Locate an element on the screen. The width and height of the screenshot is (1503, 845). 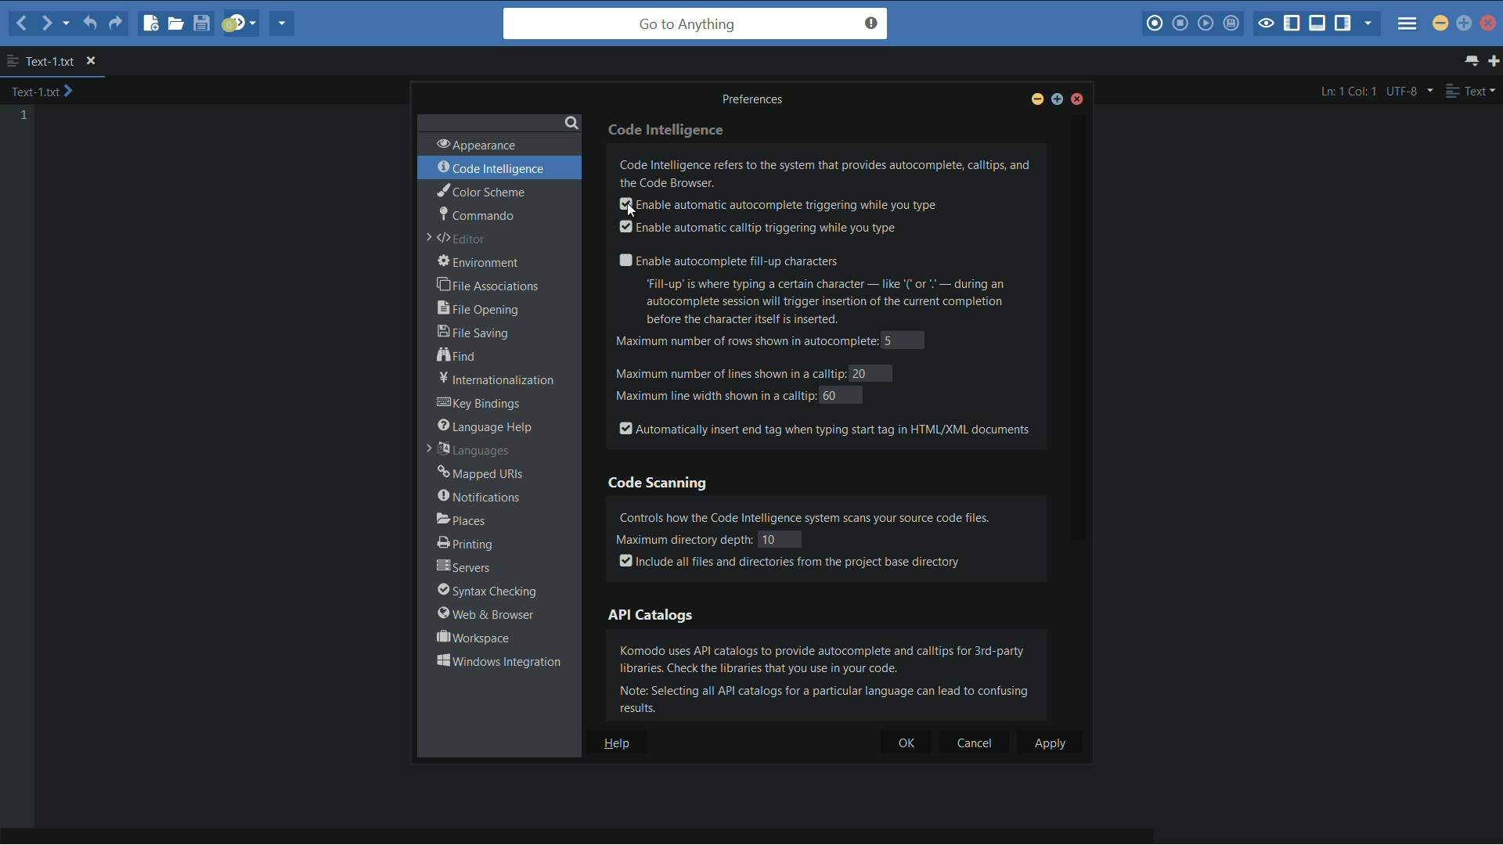
help is located at coordinates (619, 743).